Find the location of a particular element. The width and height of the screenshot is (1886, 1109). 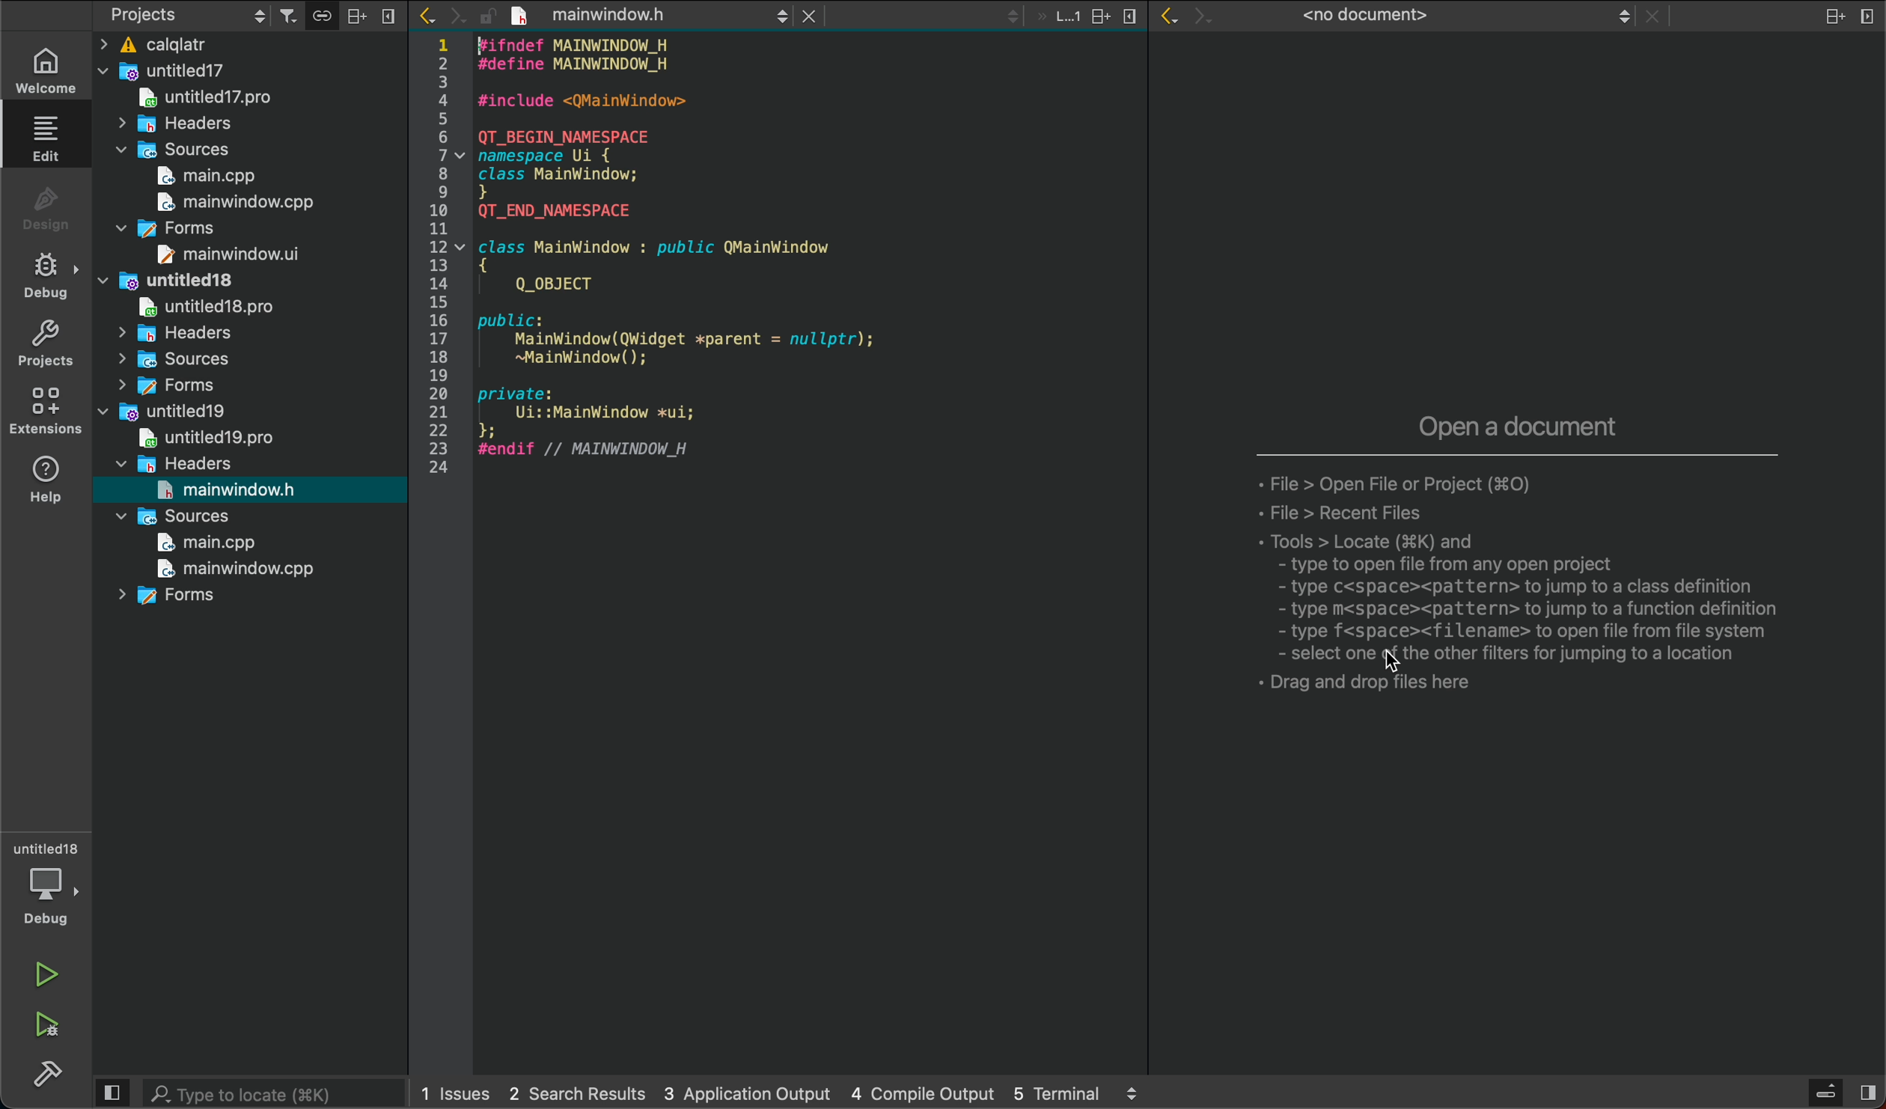

debug is located at coordinates (52, 897).